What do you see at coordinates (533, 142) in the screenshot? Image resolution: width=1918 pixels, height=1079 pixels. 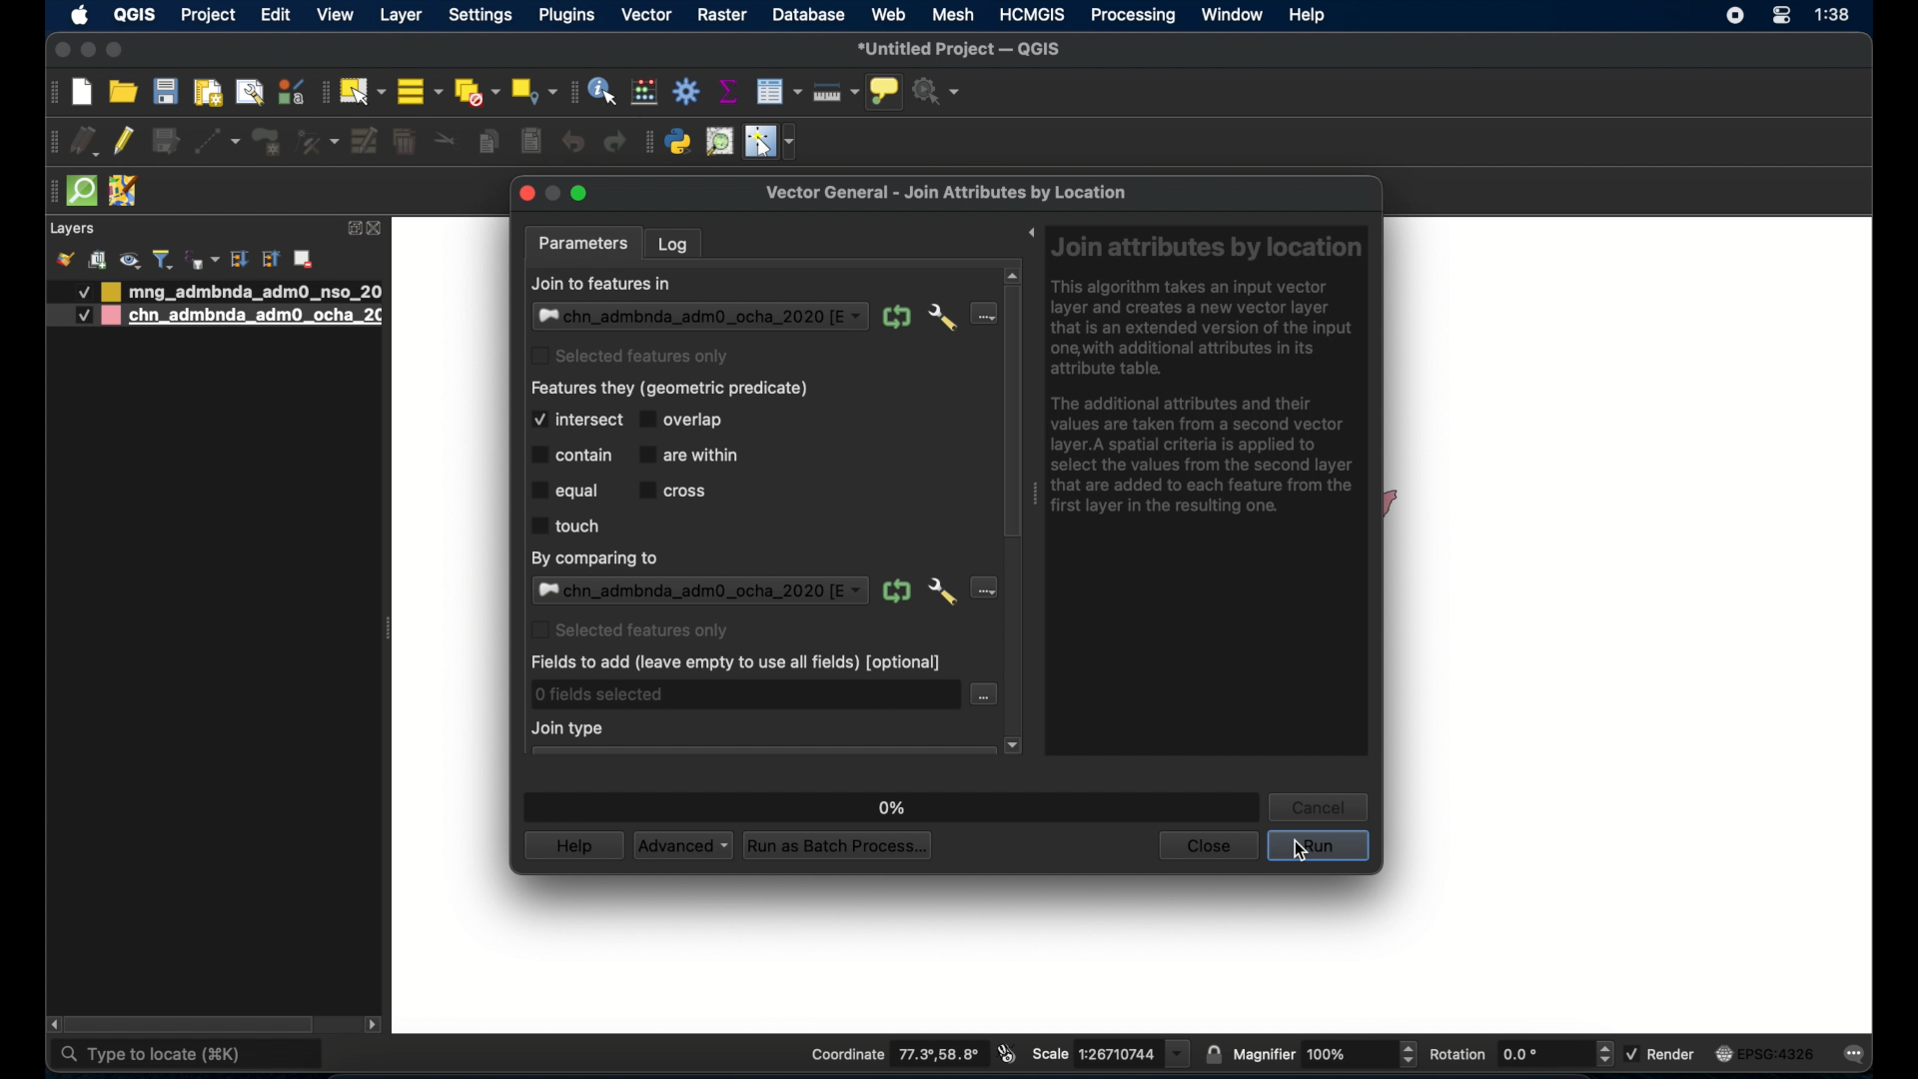 I see `paste features` at bounding box center [533, 142].